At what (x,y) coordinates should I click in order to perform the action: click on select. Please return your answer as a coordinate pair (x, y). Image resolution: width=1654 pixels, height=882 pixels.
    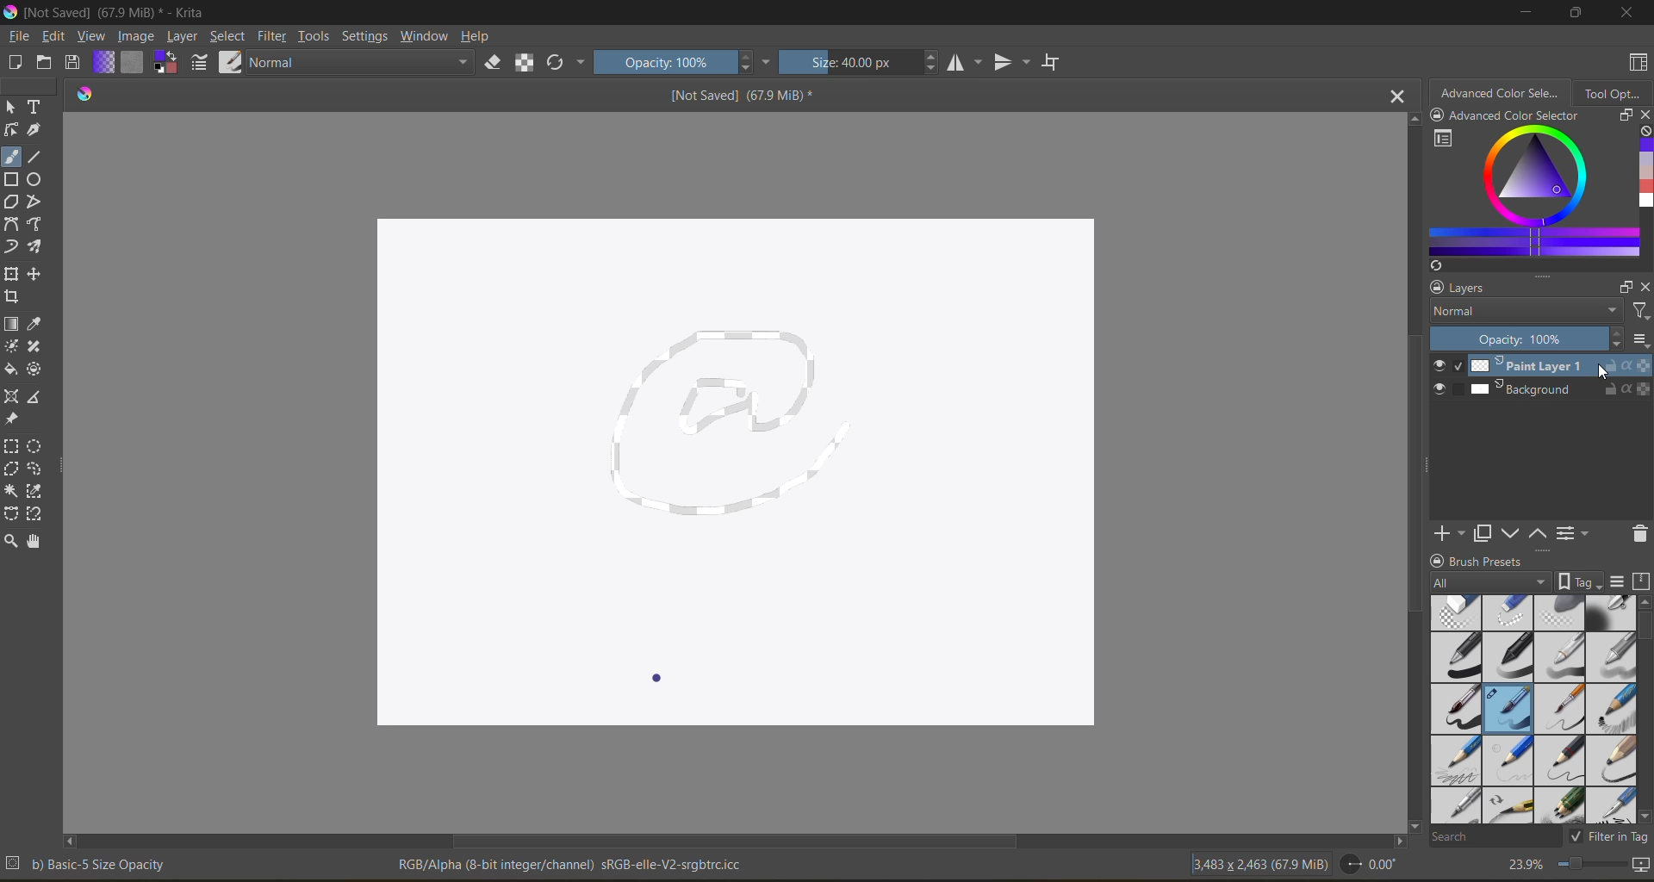
    Looking at the image, I should click on (10, 108).